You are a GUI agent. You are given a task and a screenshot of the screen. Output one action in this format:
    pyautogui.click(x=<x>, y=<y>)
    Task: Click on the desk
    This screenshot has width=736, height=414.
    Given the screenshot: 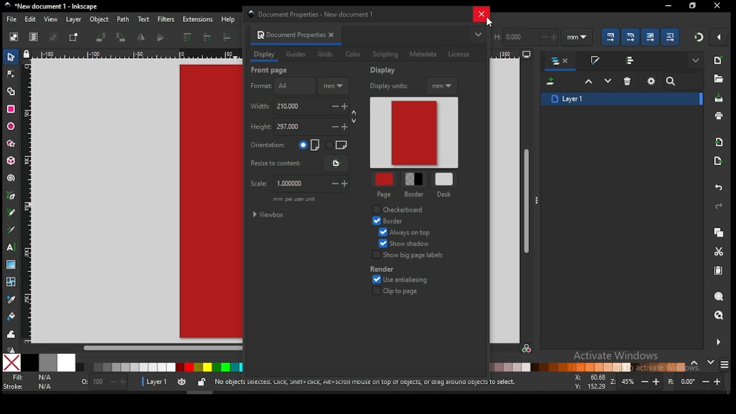 What is the action you would take?
    pyautogui.click(x=446, y=194)
    